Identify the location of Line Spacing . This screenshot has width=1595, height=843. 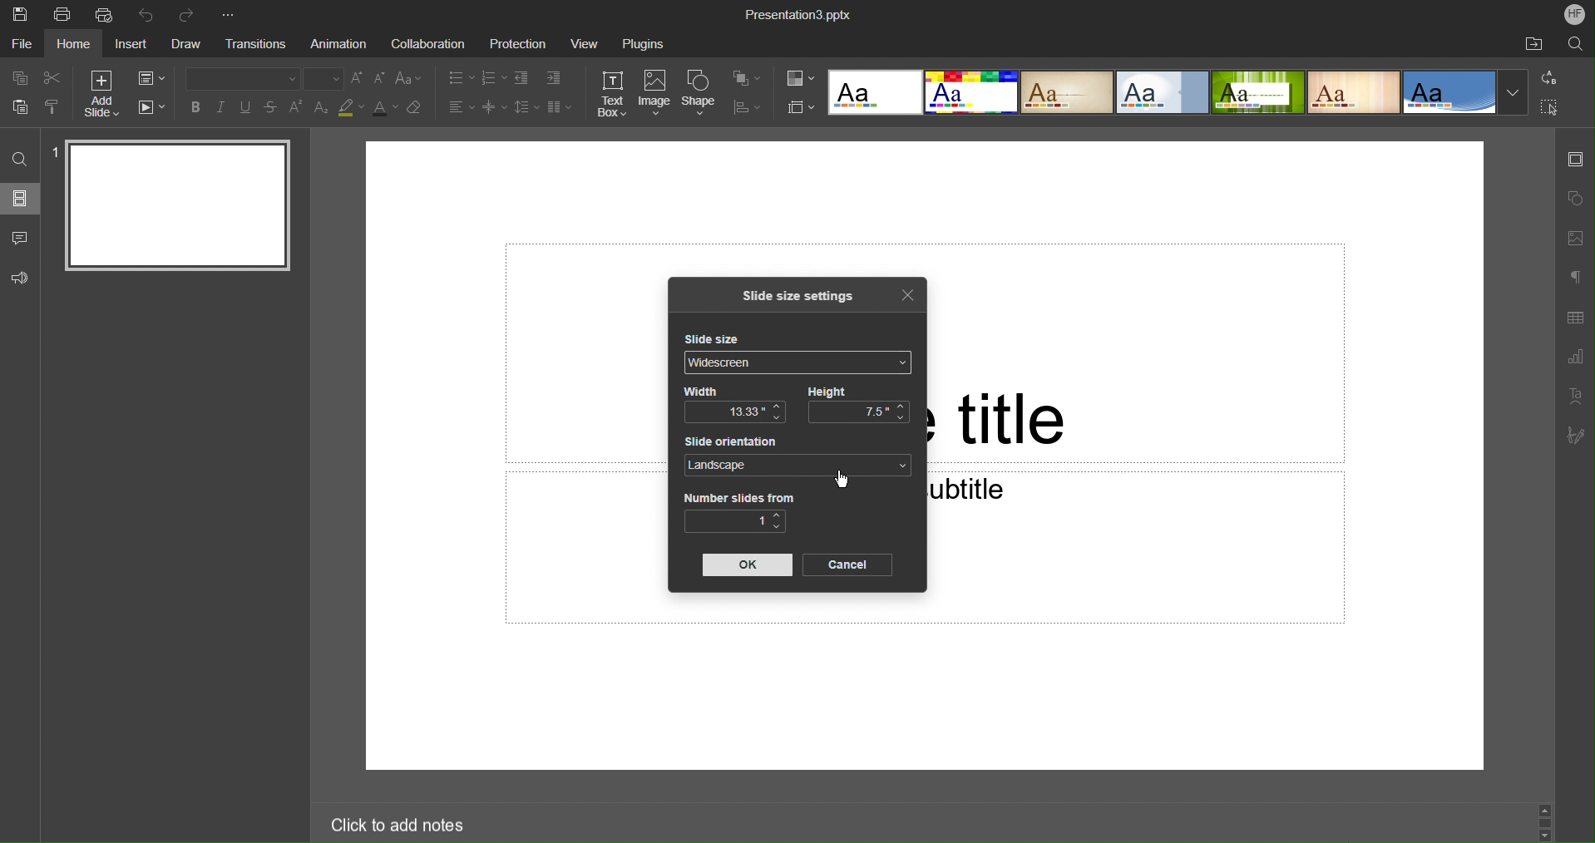
(525, 108).